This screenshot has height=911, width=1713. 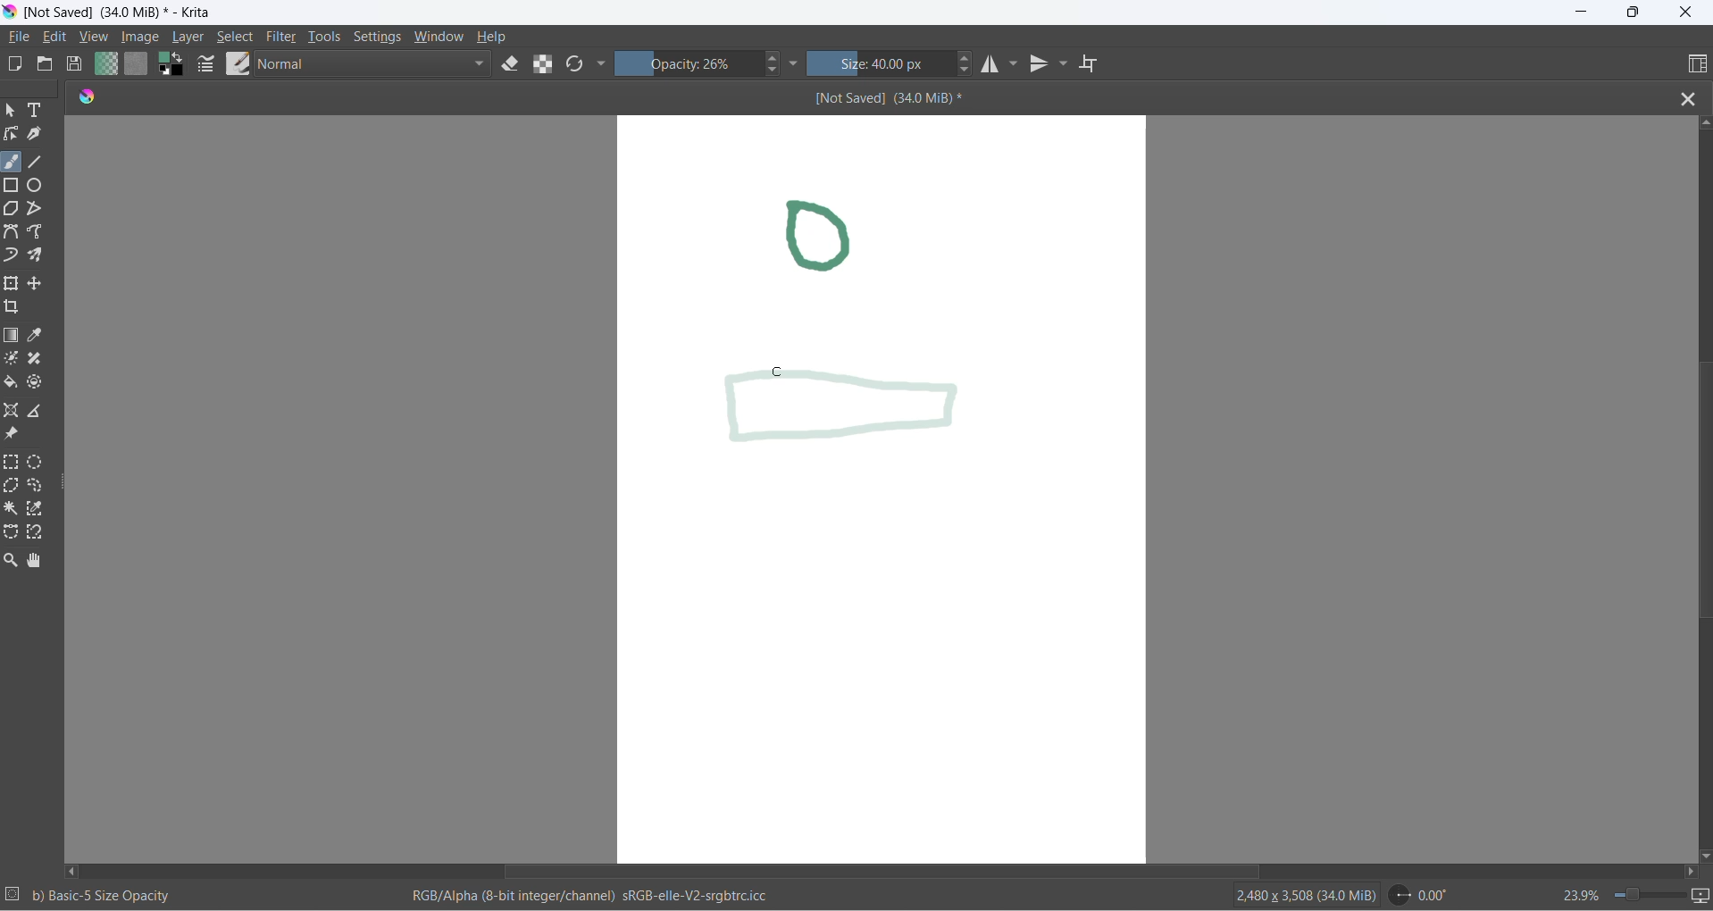 I want to click on new document, so click(x=20, y=64).